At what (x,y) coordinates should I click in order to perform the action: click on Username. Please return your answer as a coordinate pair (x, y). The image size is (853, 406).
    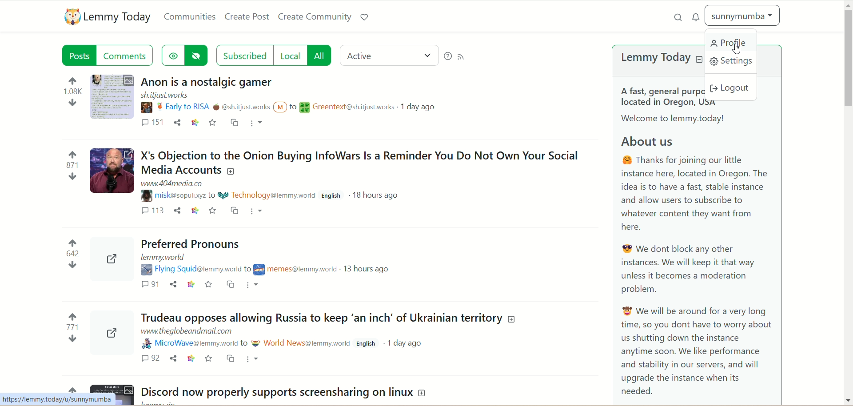
    Looking at the image, I should click on (189, 345).